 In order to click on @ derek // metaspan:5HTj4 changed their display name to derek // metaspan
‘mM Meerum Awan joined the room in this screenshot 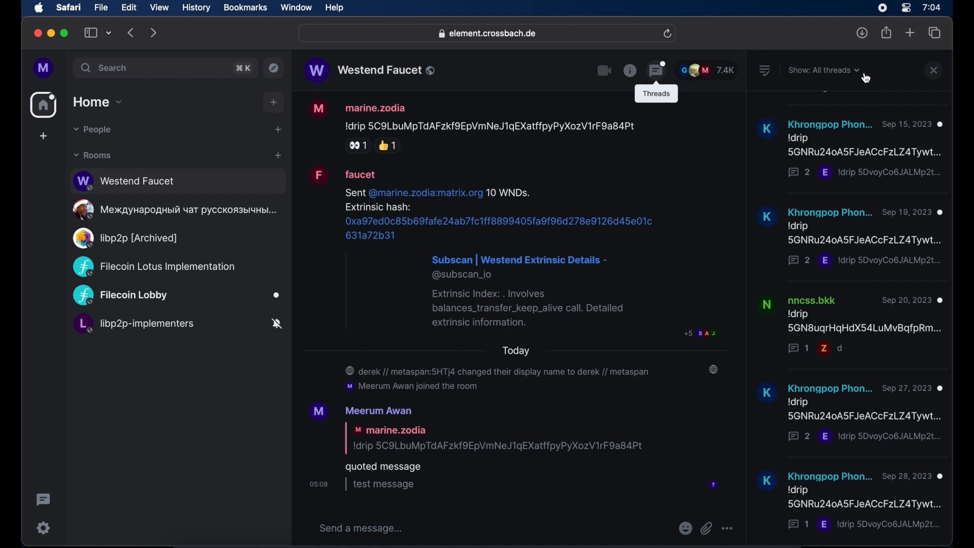, I will do `click(498, 377)`.